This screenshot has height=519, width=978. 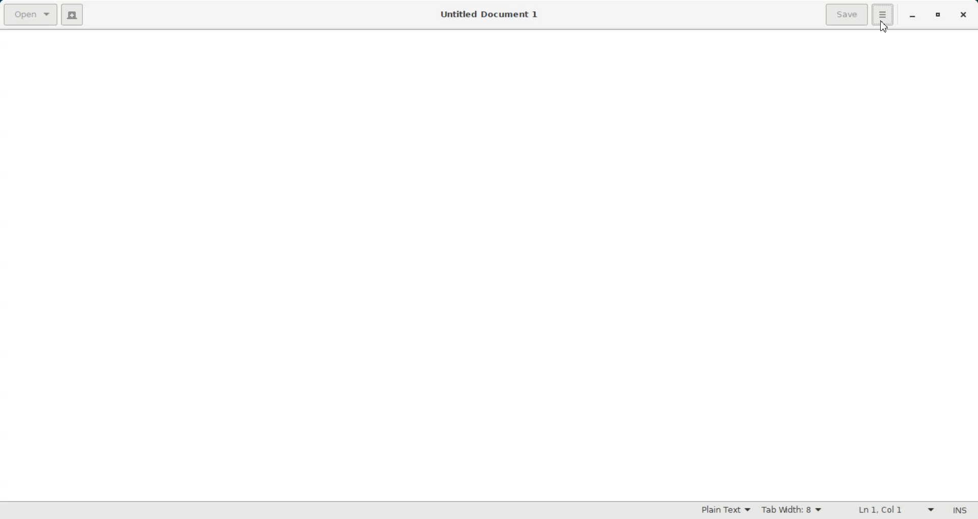 What do you see at coordinates (961, 510) in the screenshot?
I see `Insert` at bounding box center [961, 510].